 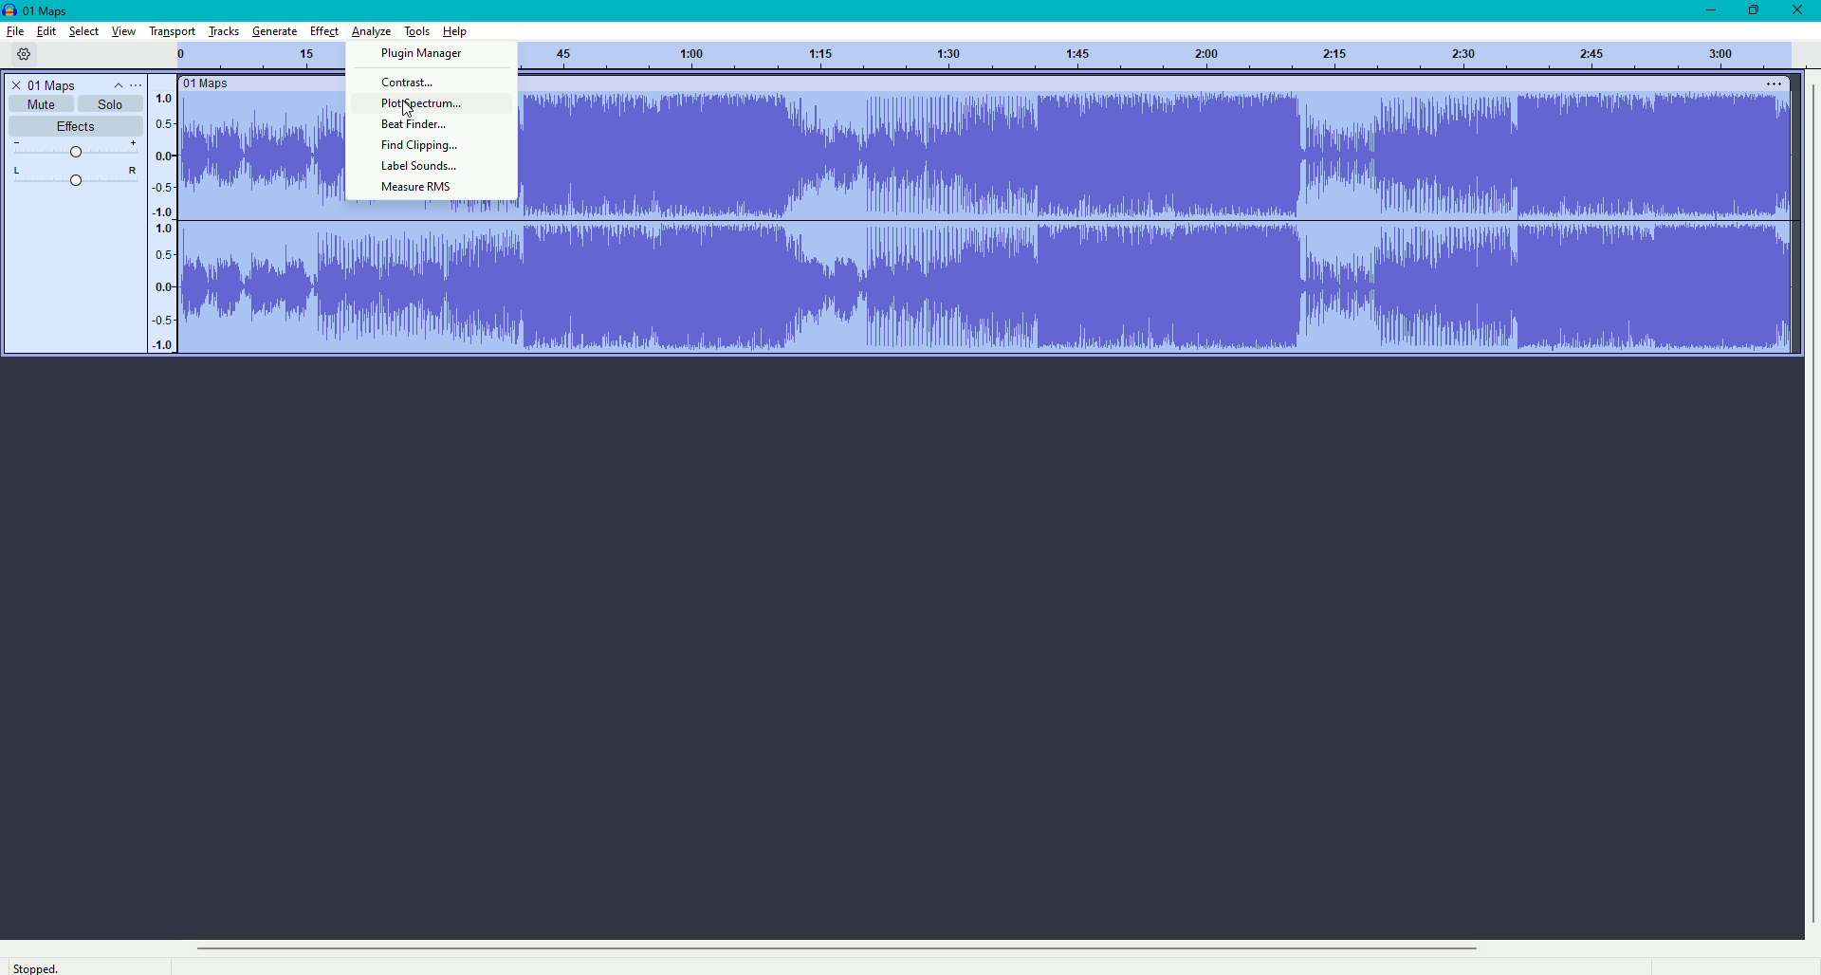 What do you see at coordinates (33, 966) in the screenshot?
I see `Stopped` at bounding box center [33, 966].